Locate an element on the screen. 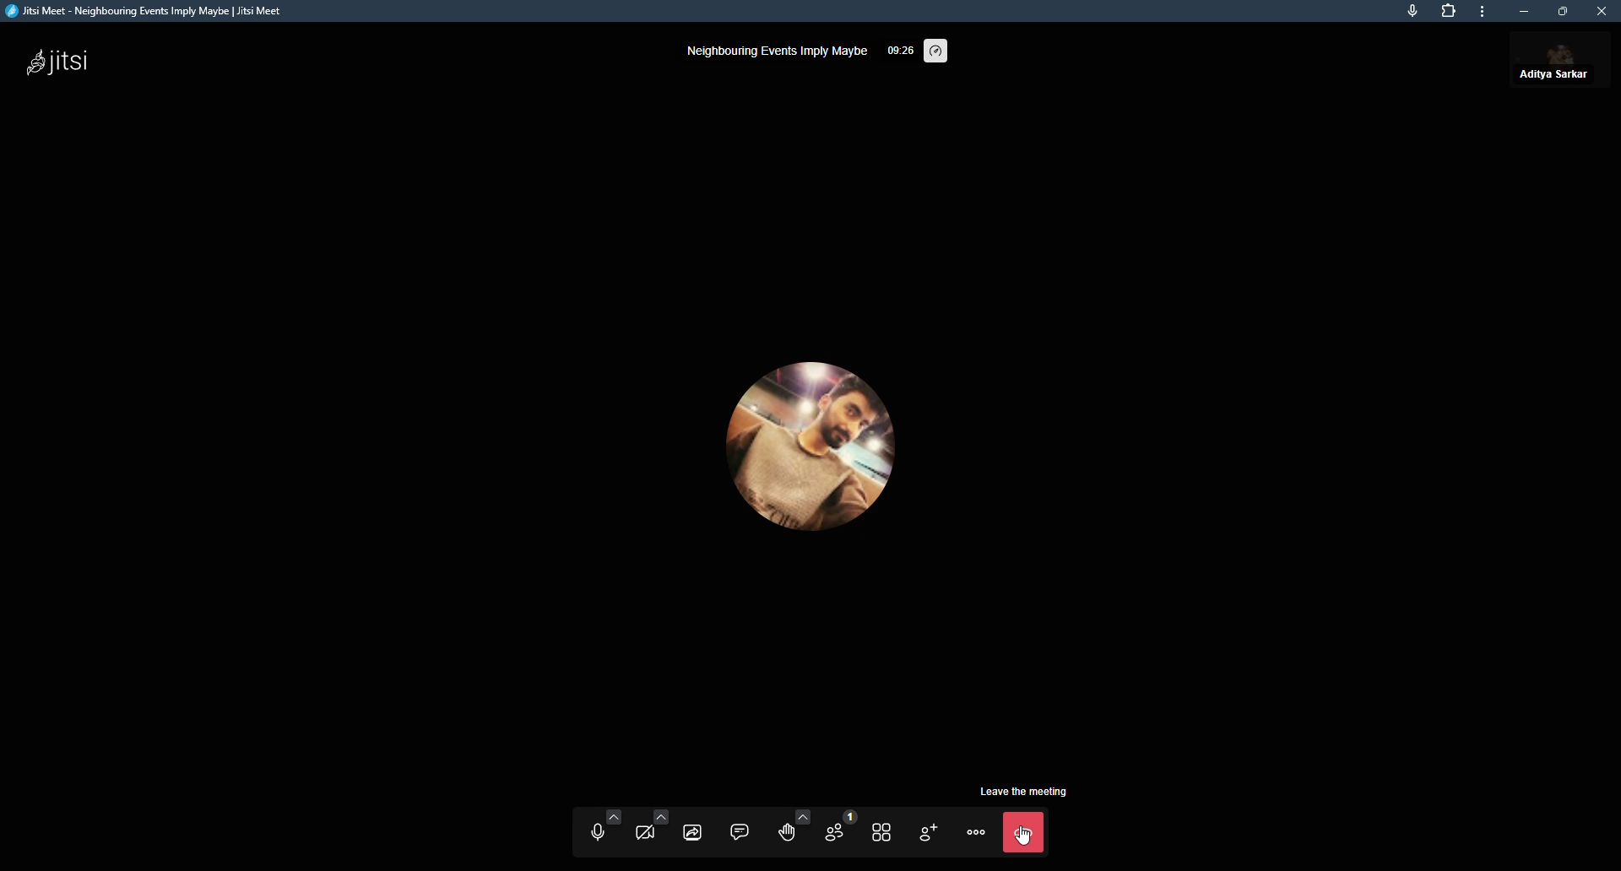 The width and height of the screenshot is (1621, 871). neighbouring events imply maybe is located at coordinates (779, 51).